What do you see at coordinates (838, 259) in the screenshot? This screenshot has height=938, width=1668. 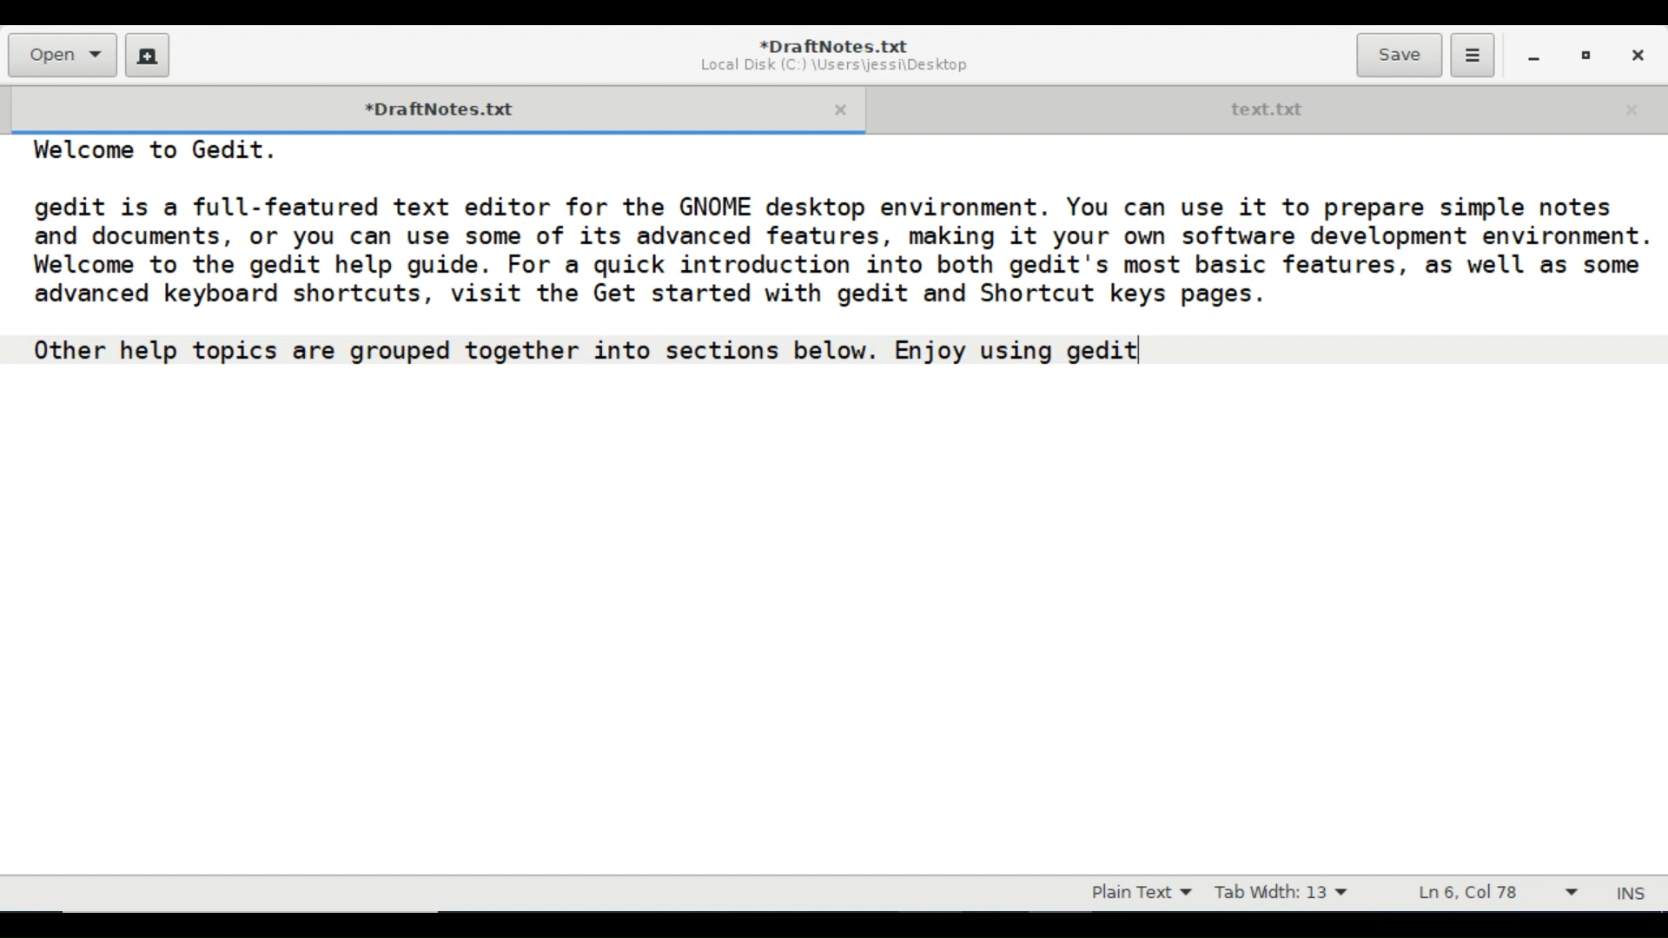 I see `gedit is a full-featured text editor for the GNOME desktop environment. You can use it to prepare simple notes
and documents, or you can use some of its advanced features, making it your own software development environment
Welcome to the gedit help guide. For a quick introduction into both gedit's most basic features, as well as some
advanced keyboard shortcuts, visit the Get started with gedit and Shortcut keys pages.` at bounding box center [838, 259].